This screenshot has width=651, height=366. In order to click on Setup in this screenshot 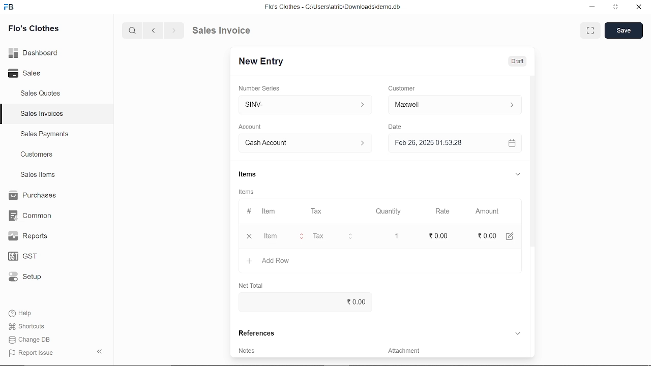, I will do `click(32, 278)`.